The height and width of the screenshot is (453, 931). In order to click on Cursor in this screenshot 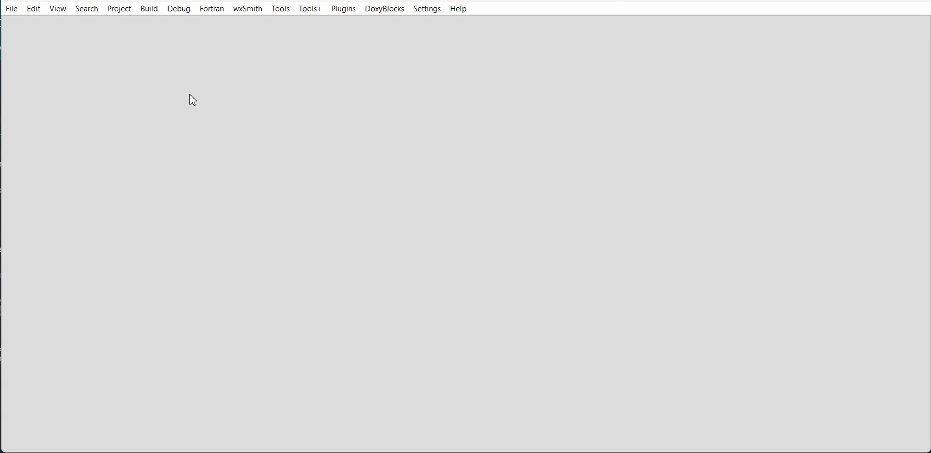, I will do `click(195, 100)`.